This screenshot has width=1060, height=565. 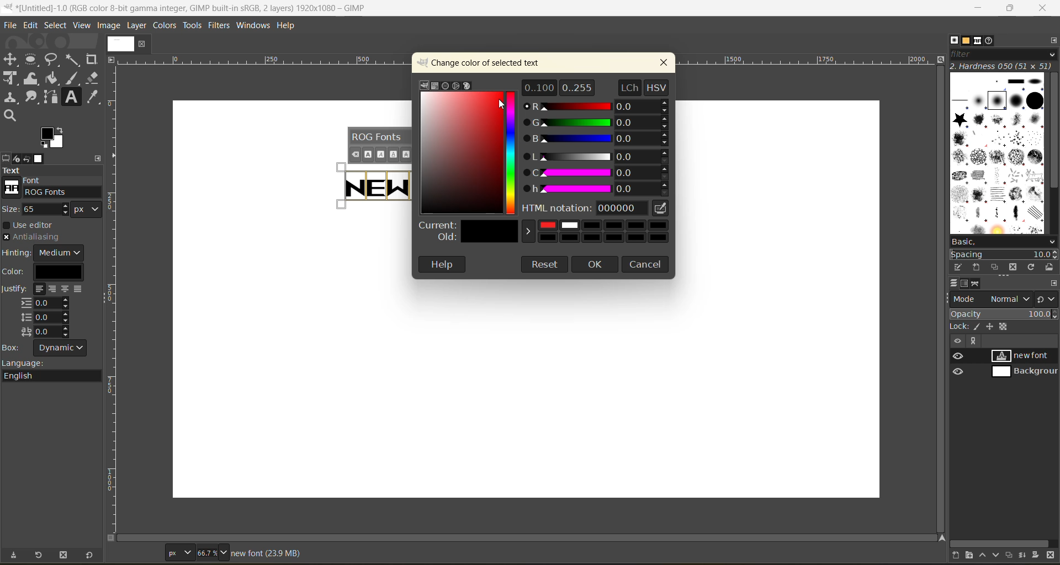 I want to click on scale, so click(x=114, y=266).